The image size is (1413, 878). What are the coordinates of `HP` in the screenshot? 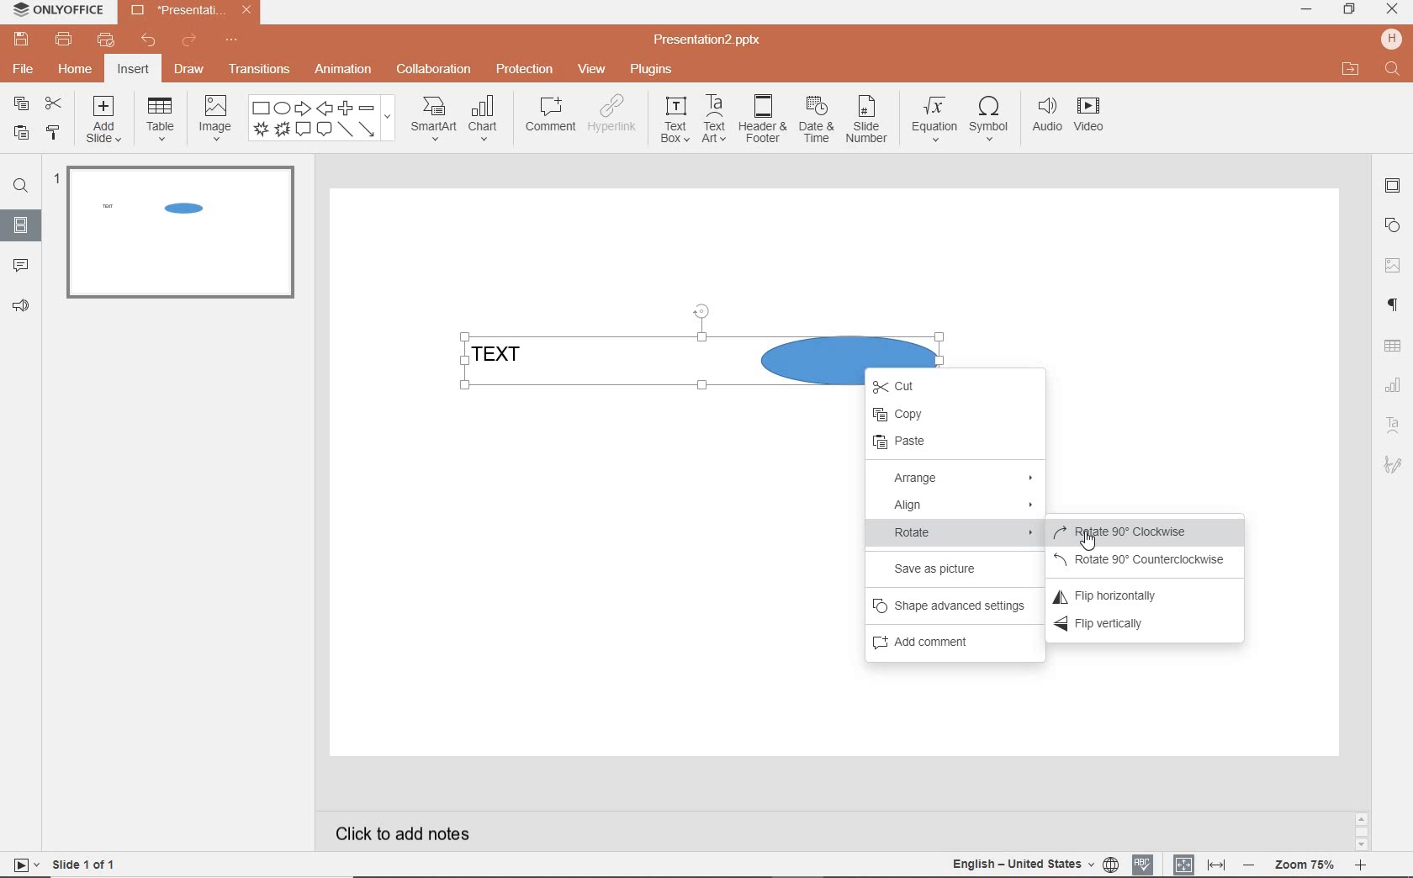 It's located at (1393, 39).